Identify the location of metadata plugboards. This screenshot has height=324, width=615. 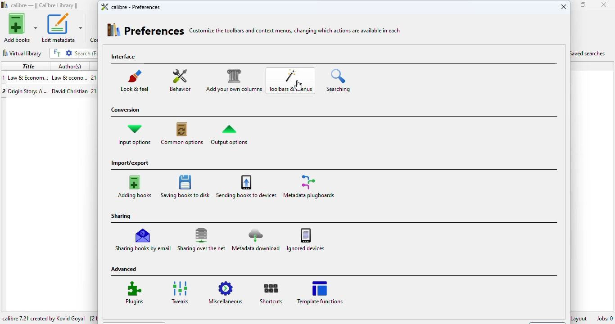
(308, 186).